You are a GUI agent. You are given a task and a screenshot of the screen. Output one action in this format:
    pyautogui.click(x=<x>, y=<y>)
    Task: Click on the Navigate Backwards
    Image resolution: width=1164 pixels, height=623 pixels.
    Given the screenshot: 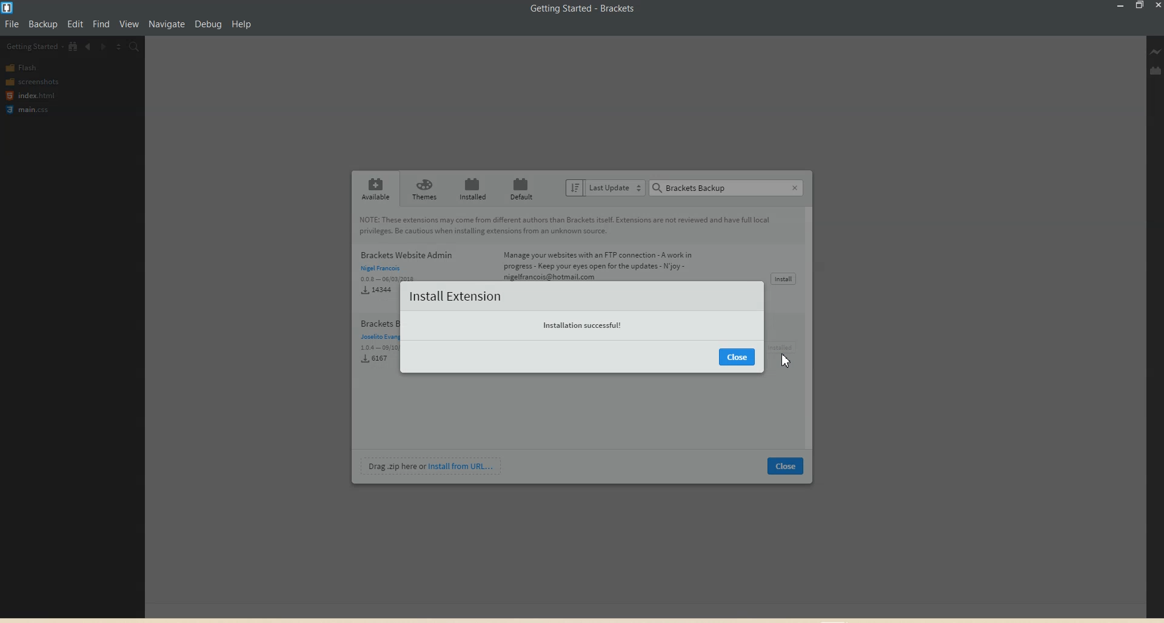 What is the action you would take?
    pyautogui.click(x=89, y=45)
    